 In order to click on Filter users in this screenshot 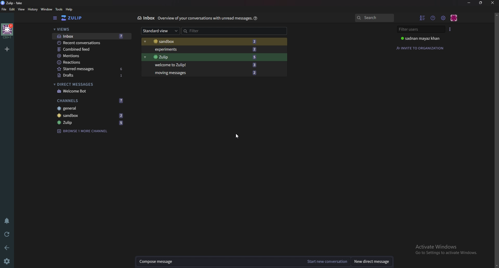, I will do `click(422, 29)`.